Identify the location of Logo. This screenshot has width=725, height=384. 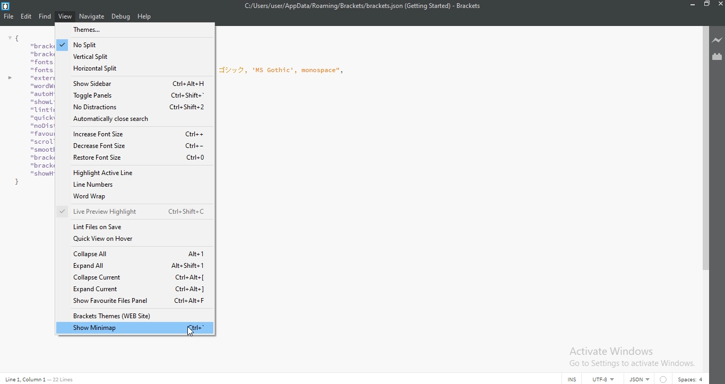
(6, 6).